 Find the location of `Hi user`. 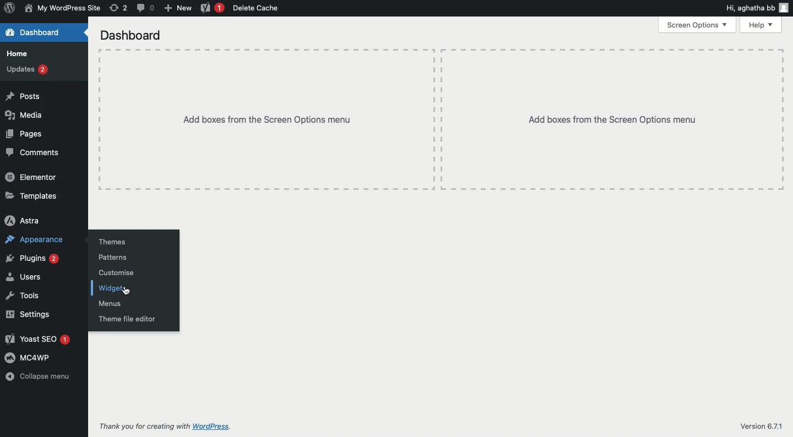

Hi user is located at coordinates (756, 8).